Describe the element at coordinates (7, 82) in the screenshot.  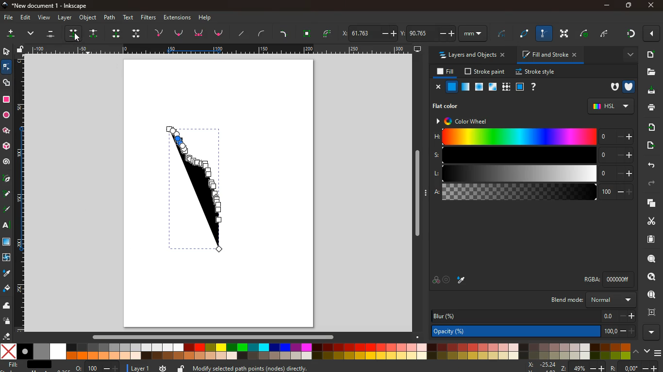
I see `shape` at that location.